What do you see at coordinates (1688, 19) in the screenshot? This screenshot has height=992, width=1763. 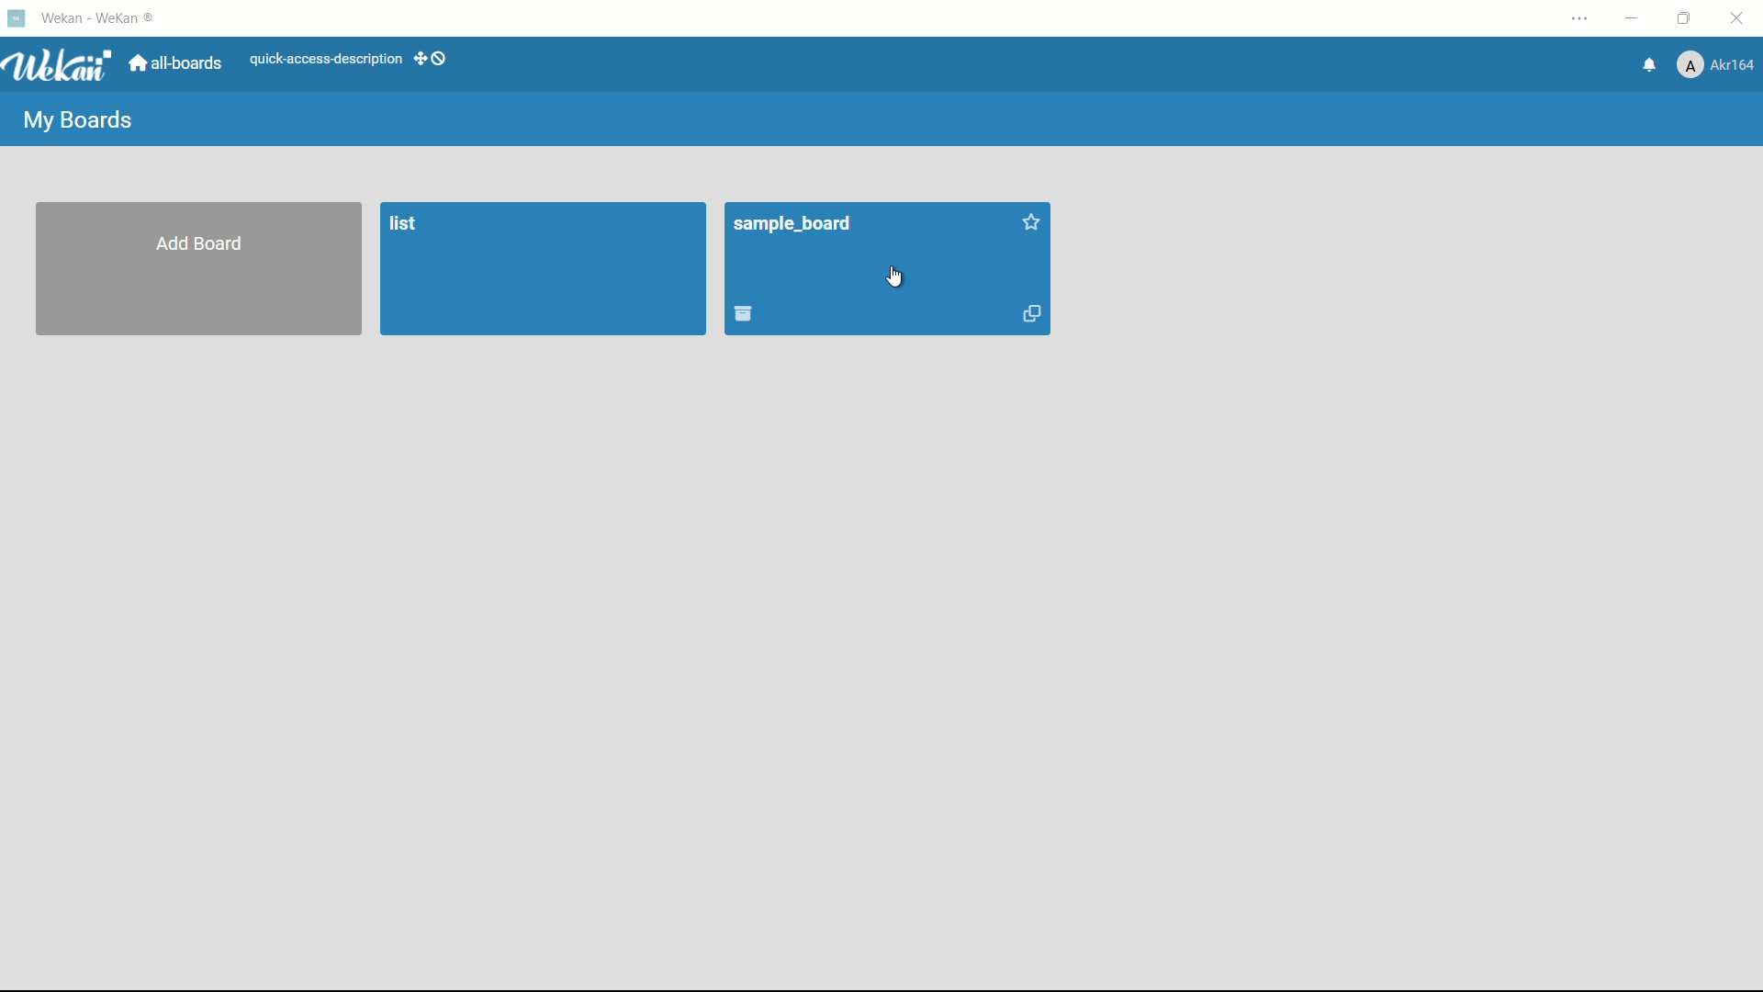 I see `maximize` at bounding box center [1688, 19].